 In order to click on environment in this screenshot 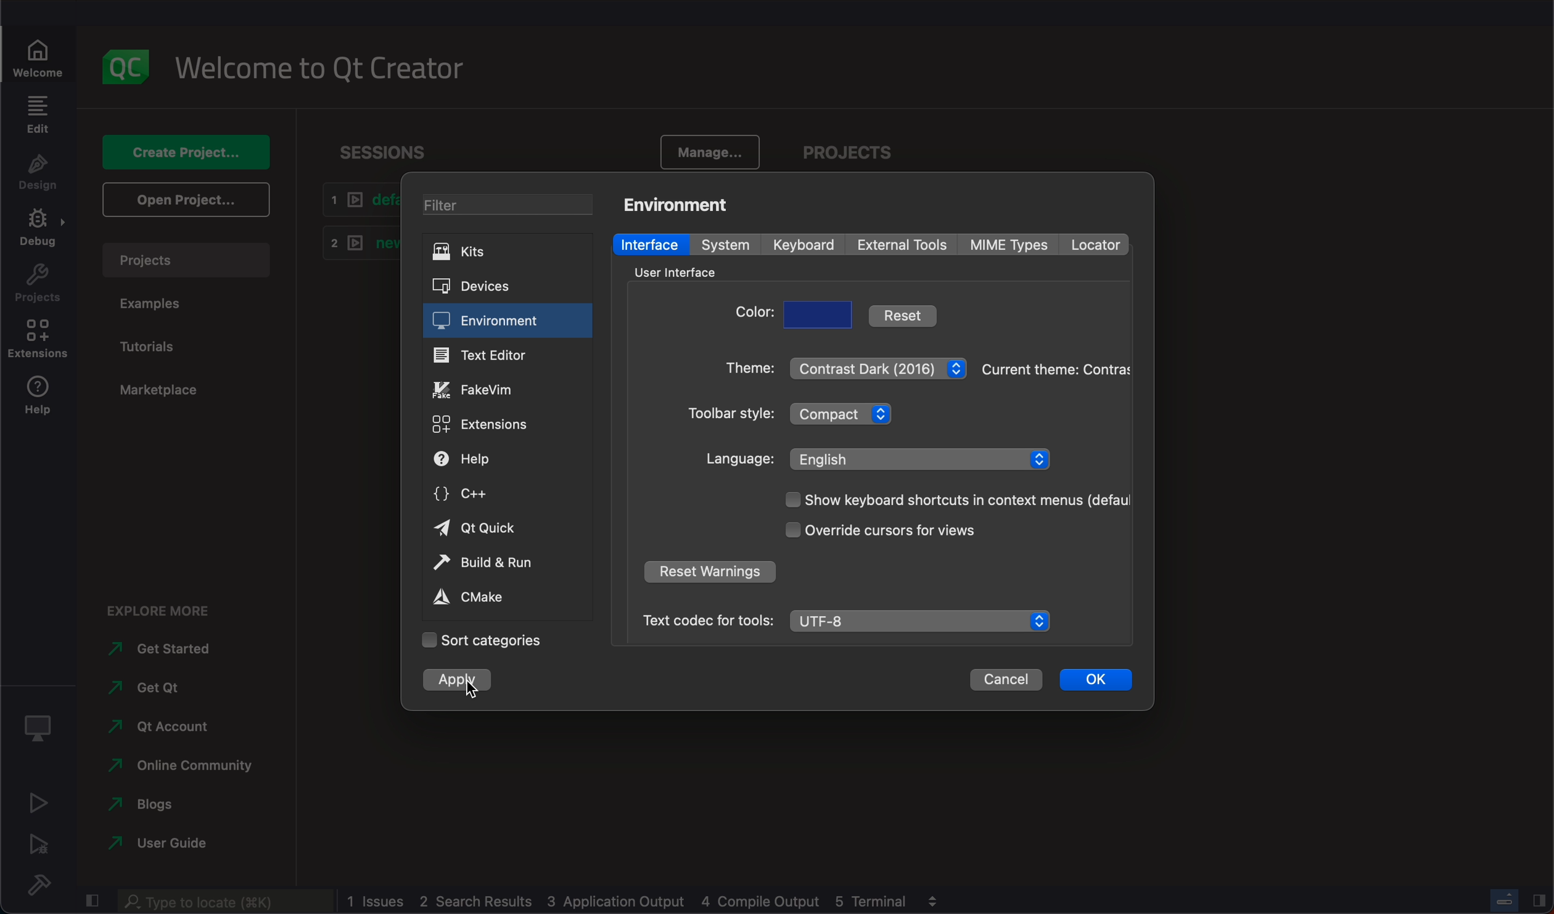, I will do `click(677, 205)`.